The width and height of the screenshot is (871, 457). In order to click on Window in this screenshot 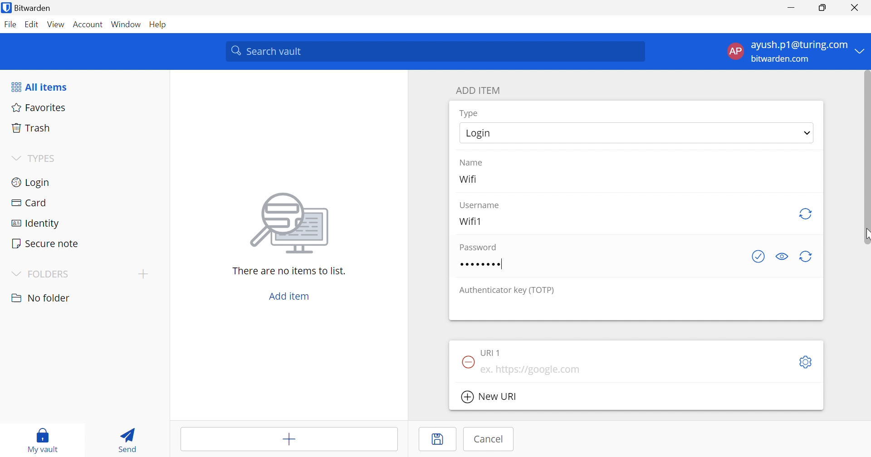, I will do `click(127, 25)`.